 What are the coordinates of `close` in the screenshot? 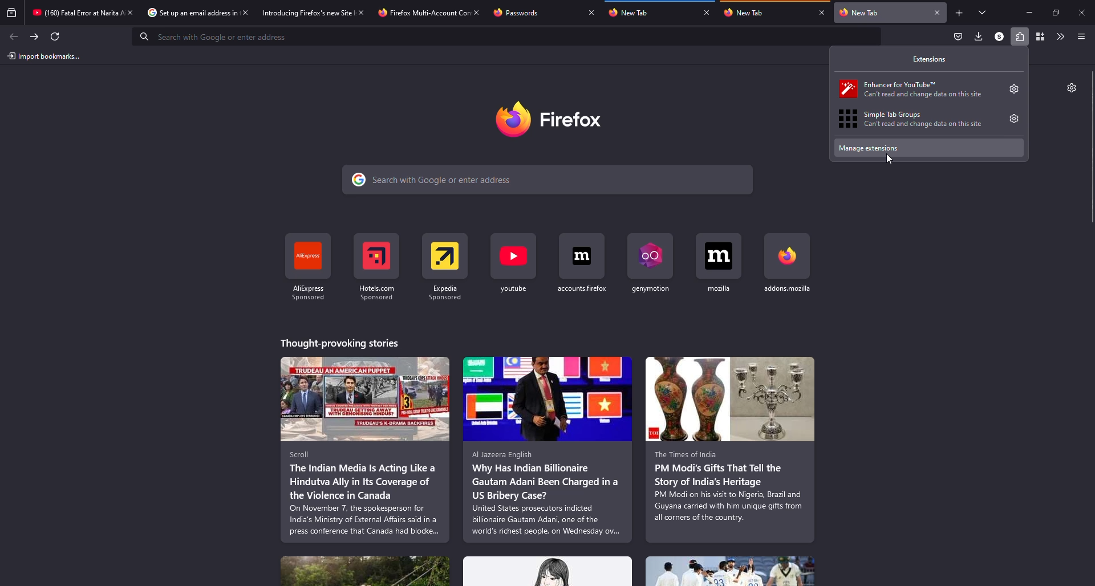 It's located at (245, 12).